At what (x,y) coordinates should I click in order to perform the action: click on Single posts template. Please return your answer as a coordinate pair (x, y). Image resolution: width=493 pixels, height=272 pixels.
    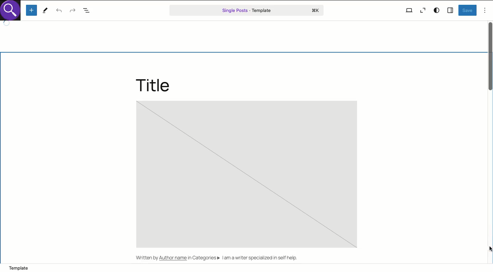
    Looking at the image, I should click on (247, 10).